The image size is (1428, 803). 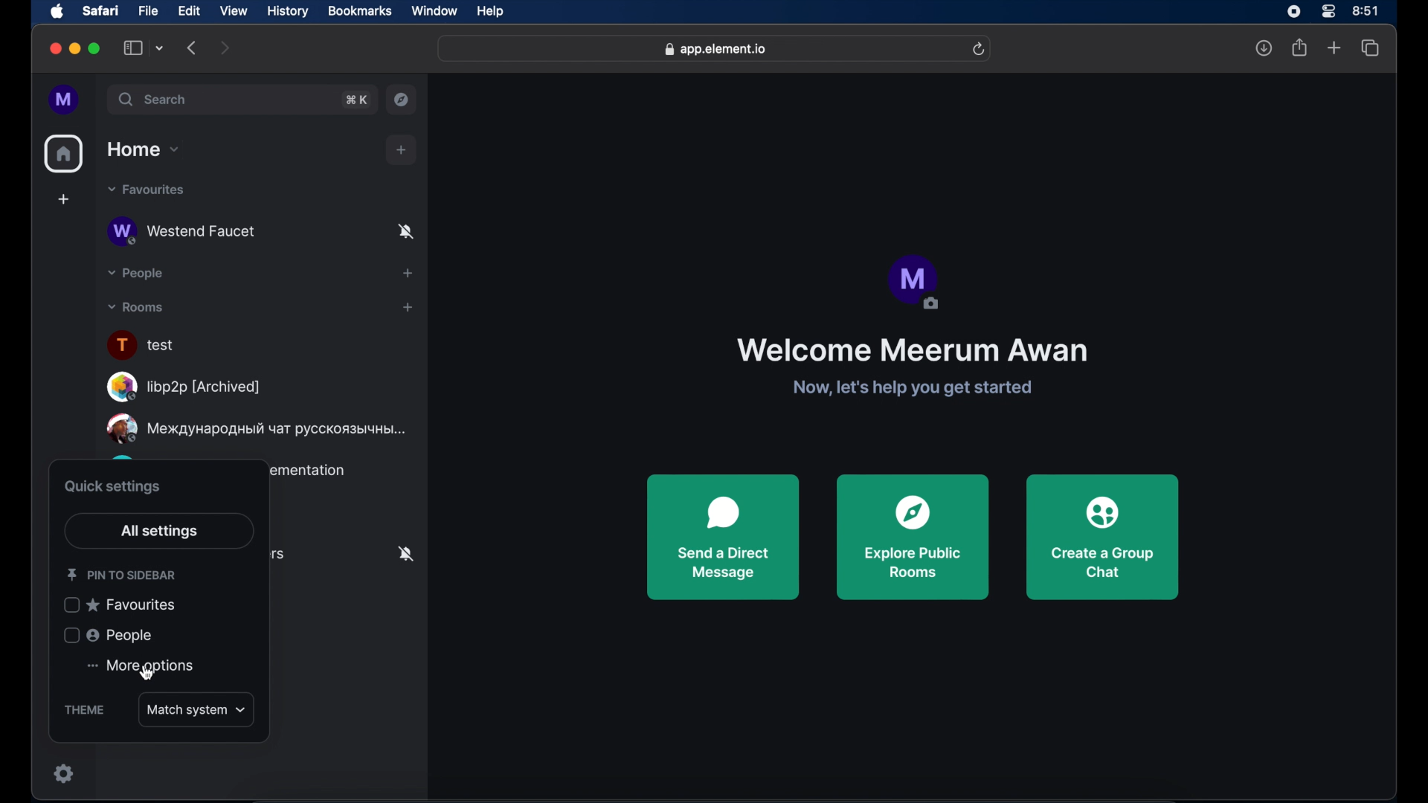 What do you see at coordinates (260, 232) in the screenshot?
I see `Westend faucet room` at bounding box center [260, 232].